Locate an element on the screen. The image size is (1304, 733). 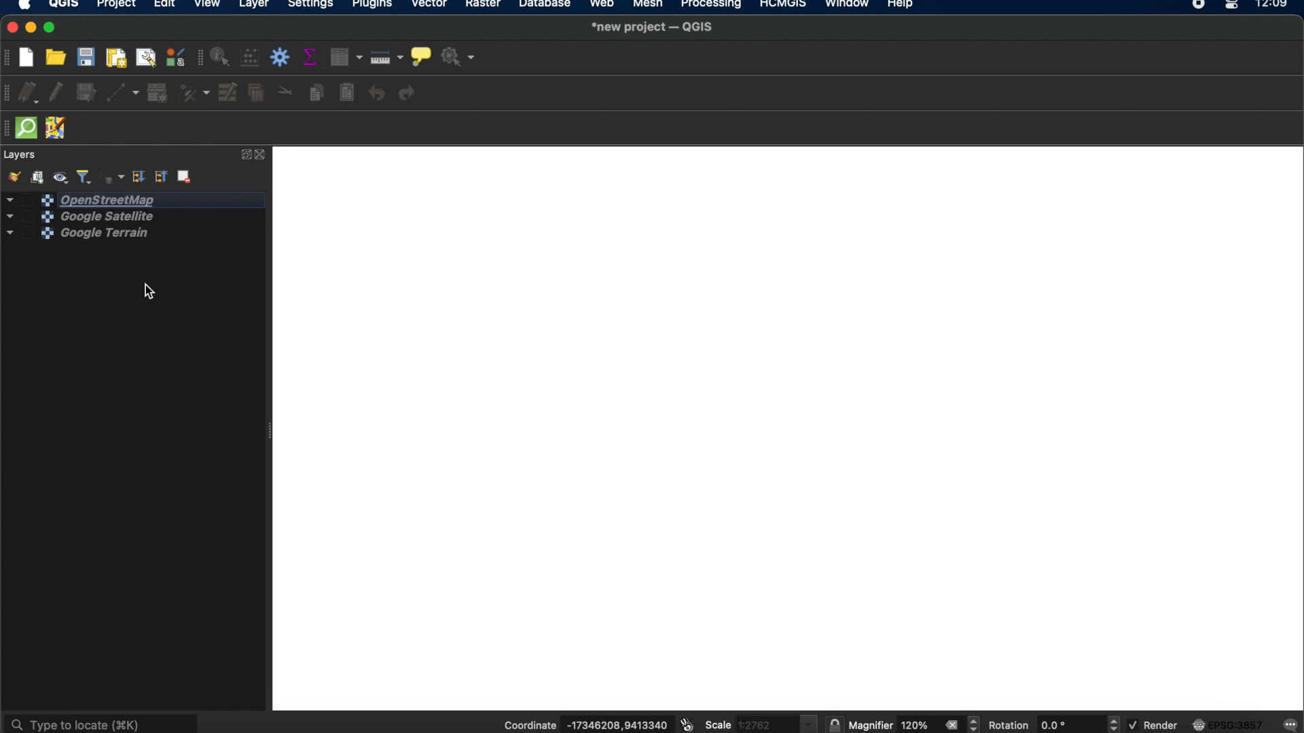
style manager is located at coordinates (175, 58).